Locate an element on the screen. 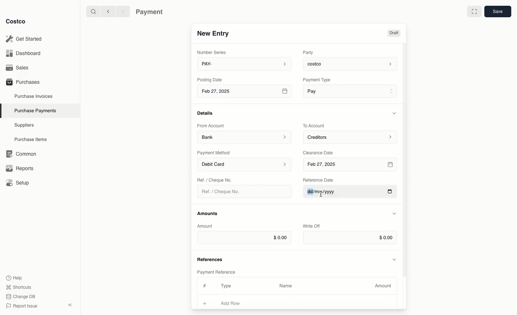 This screenshot has width=517, height=315. Bank is located at coordinates (244, 137).